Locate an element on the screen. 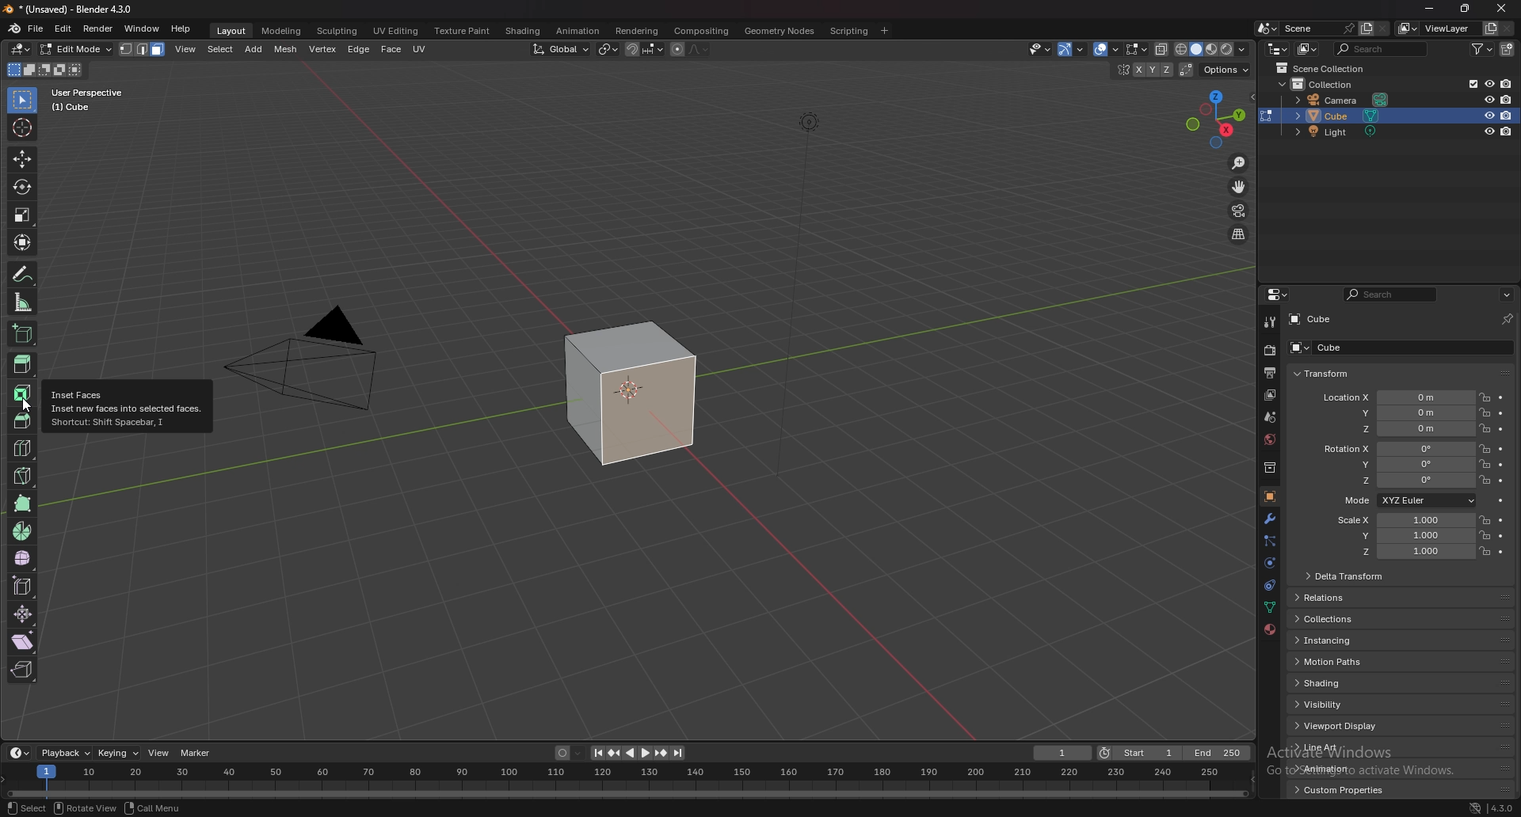 The width and height of the screenshot is (1521, 817). animate property is located at coordinates (1500, 521).